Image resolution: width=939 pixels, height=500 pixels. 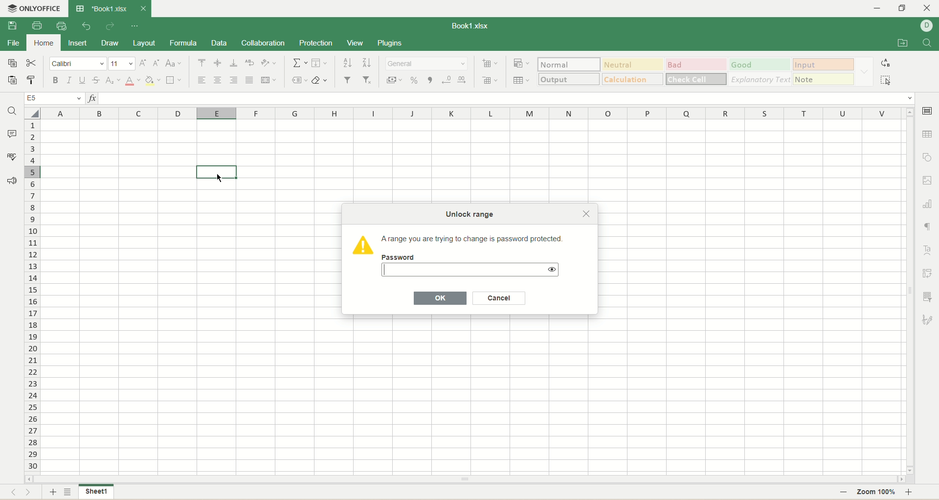 What do you see at coordinates (319, 62) in the screenshot?
I see `fill` at bounding box center [319, 62].